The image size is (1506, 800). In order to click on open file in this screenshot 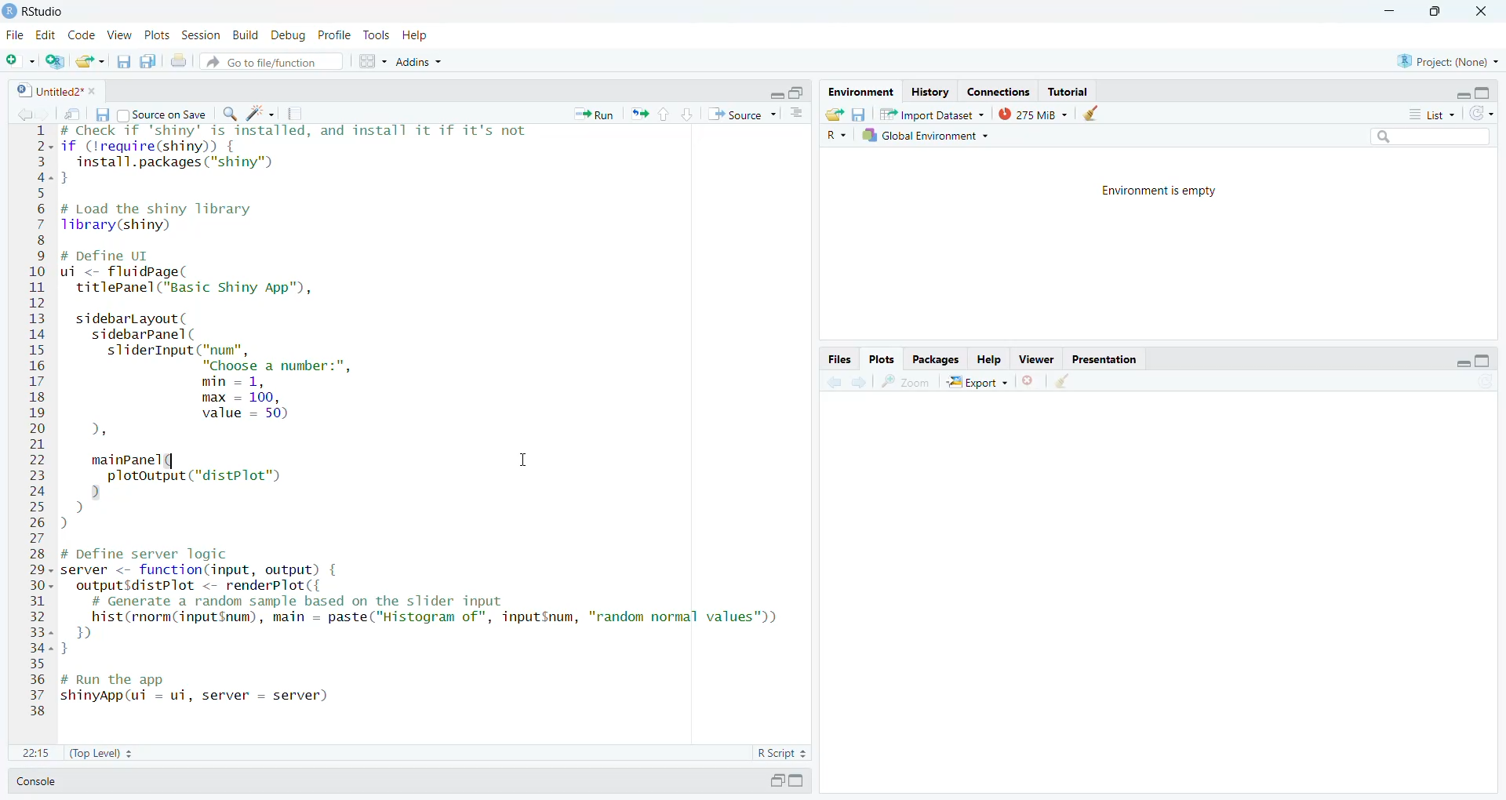, I will do `click(92, 62)`.